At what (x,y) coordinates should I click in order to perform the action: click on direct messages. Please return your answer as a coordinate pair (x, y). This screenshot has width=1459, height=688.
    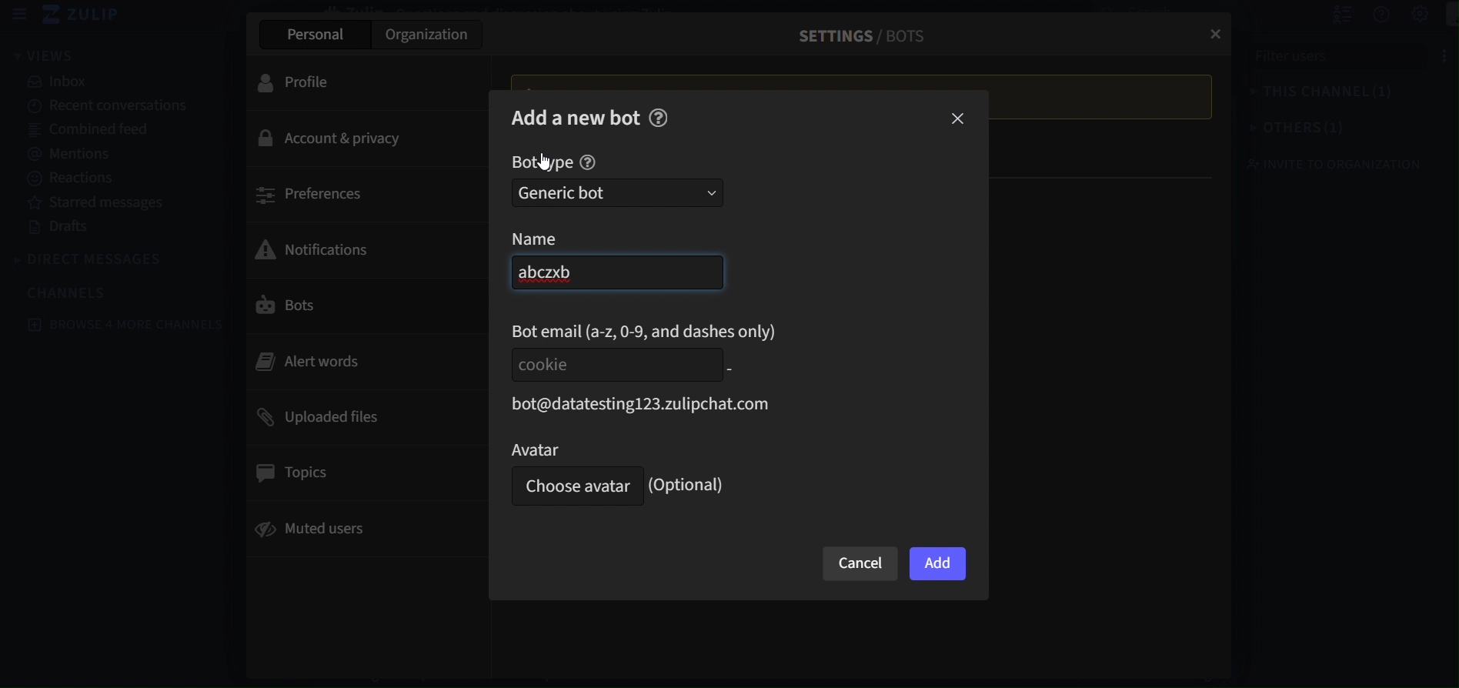
    Looking at the image, I should click on (93, 260).